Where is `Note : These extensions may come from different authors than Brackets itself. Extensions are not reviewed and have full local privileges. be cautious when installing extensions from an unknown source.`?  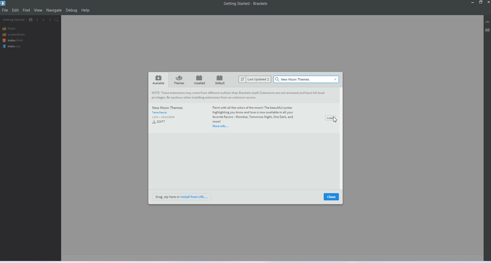
Note : These extensions may come from different authors than Brackets itself. Extensions are not reviewed and have full local privileges. be cautious when installing extensions from an unknown source. is located at coordinates (241, 94).